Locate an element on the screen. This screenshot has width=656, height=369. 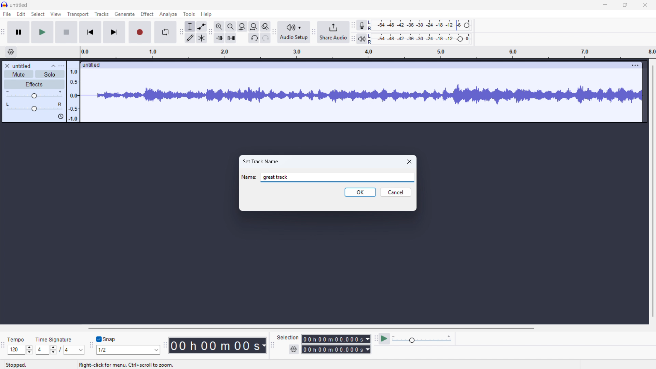
Pause  is located at coordinates (19, 32).